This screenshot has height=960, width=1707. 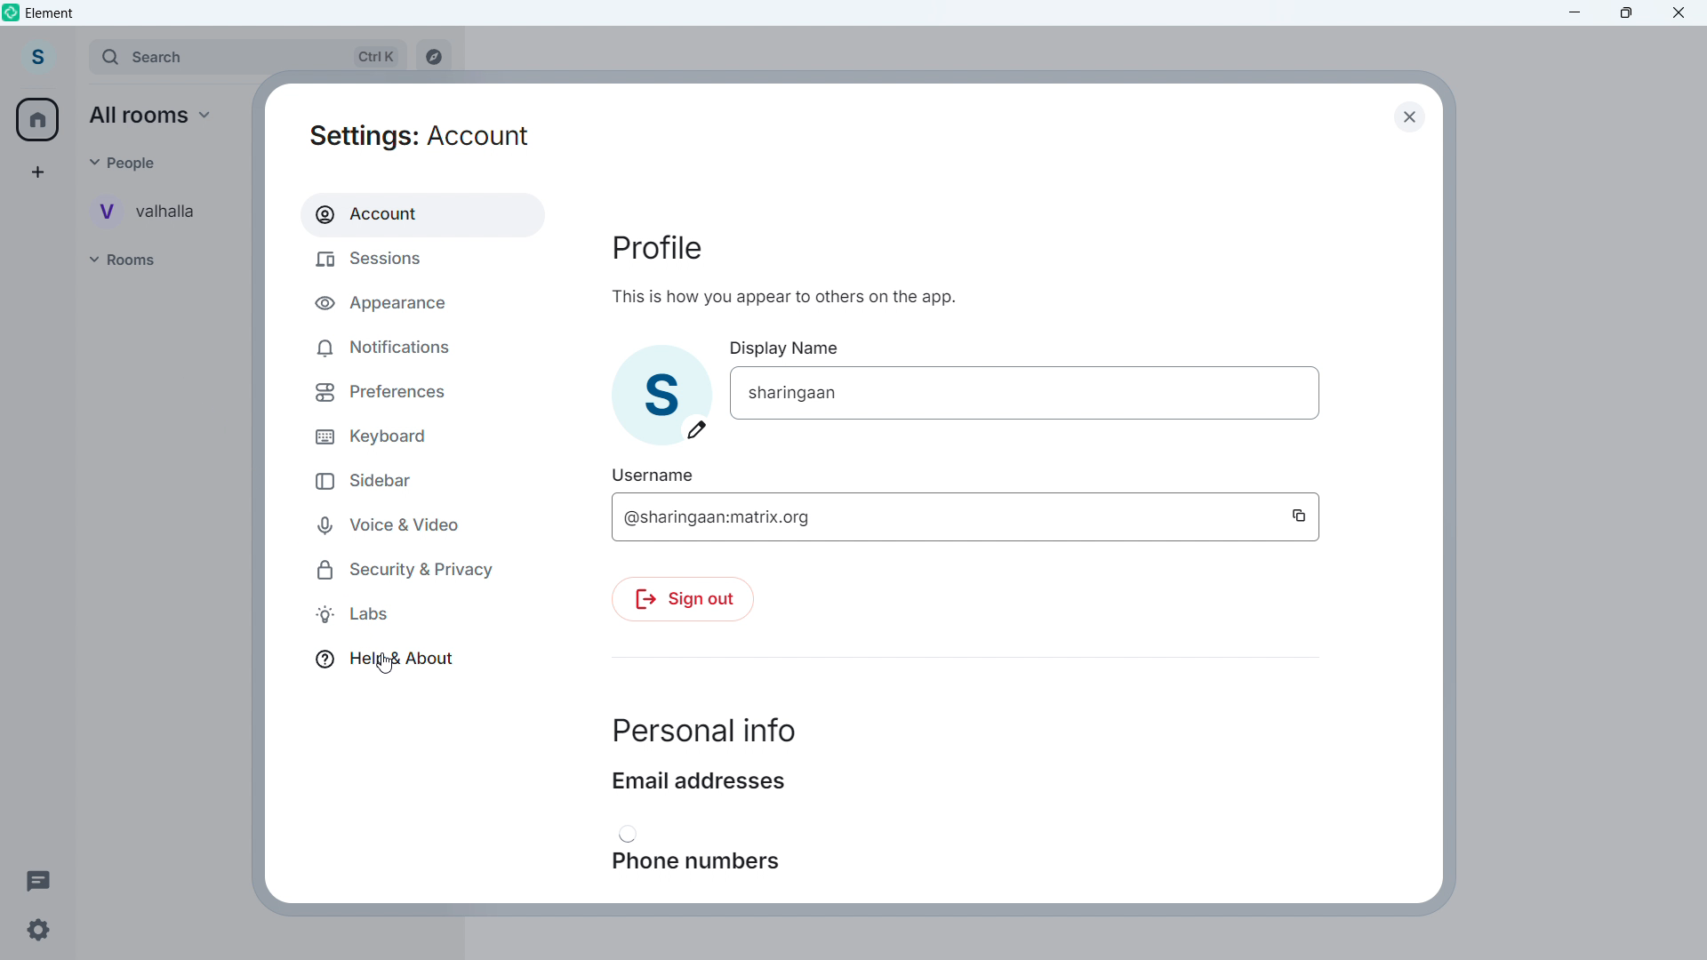 What do you see at coordinates (411, 214) in the screenshot?
I see `Account ` at bounding box center [411, 214].